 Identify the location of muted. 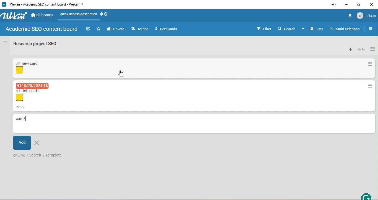
(141, 29).